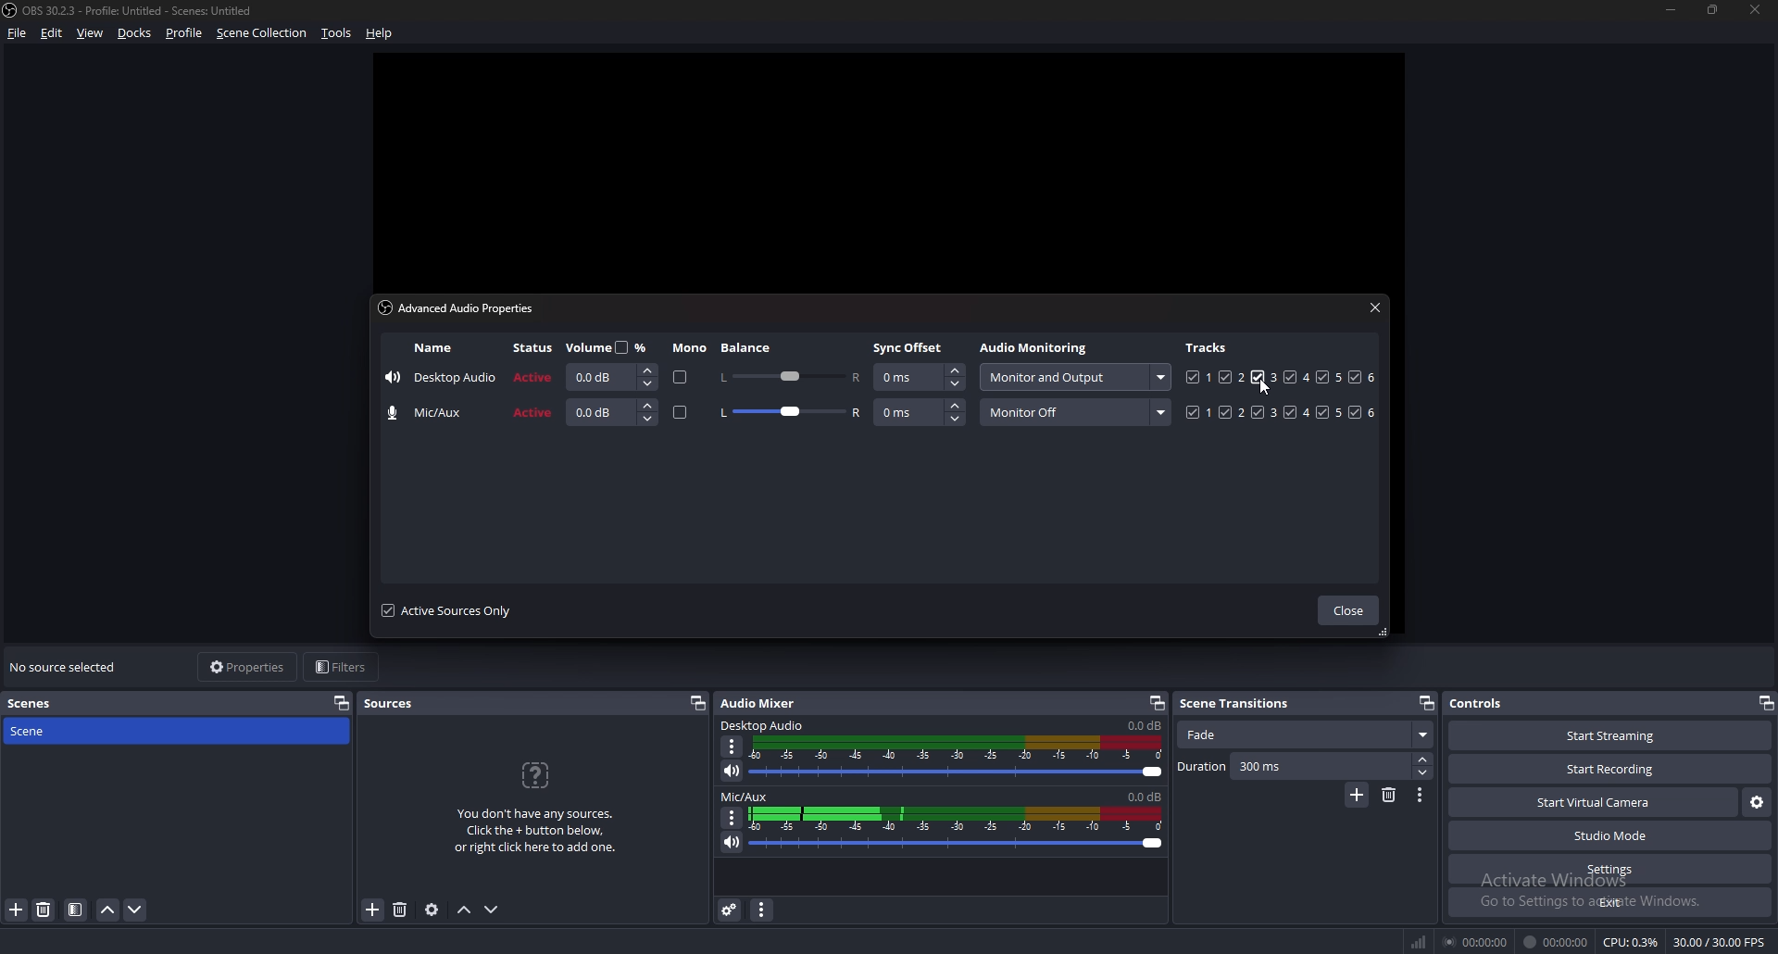 The height and width of the screenshot is (954, 1778). What do you see at coordinates (1425, 703) in the screenshot?
I see `pop out` at bounding box center [1425, 703].